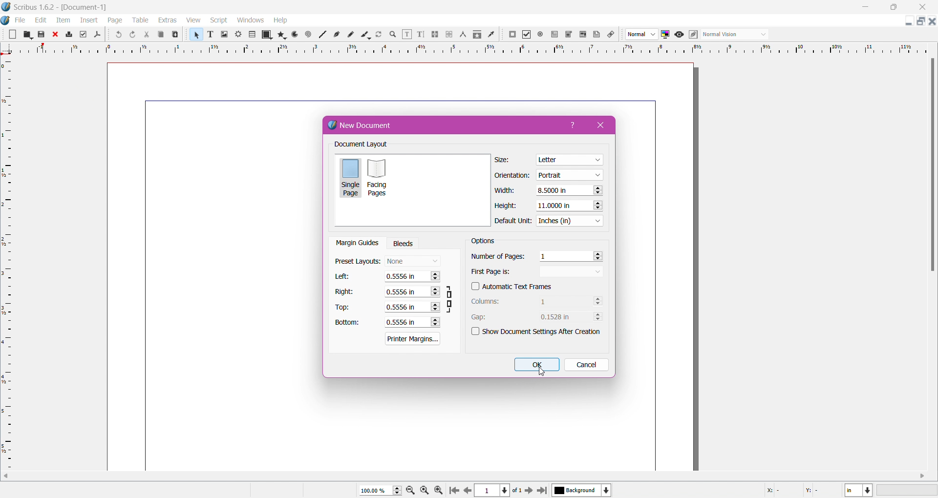 The height and width of the screenshot is (498, 938). What do you see at coordinates (363, 35) in the screenshot?
I see `icon` at bounding box center [363, 35].